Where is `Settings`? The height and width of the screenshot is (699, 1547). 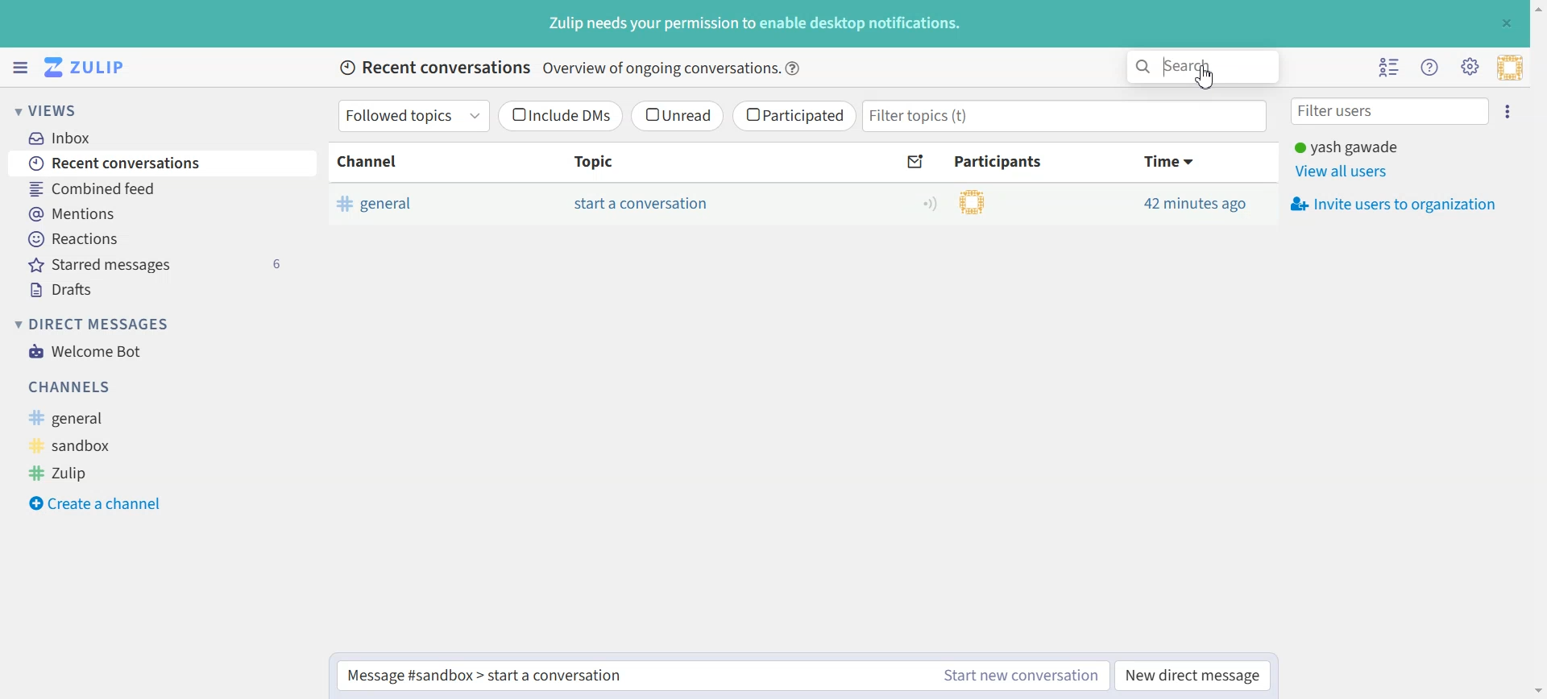
Settings is located at coordinates (1470, 67).